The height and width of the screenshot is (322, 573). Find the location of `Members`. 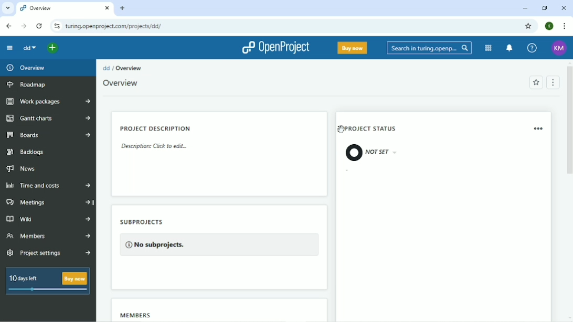

Members is located at coordinates (48, 236).